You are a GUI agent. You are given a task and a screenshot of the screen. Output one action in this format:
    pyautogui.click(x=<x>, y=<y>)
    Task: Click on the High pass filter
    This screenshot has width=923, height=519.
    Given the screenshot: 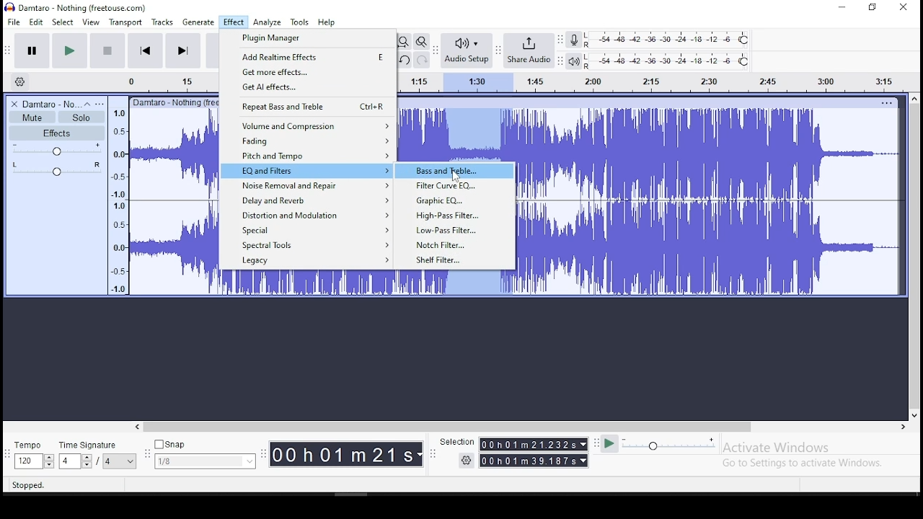 What is the action you would take?
    pyautogui.click(x=457, y=215)
    